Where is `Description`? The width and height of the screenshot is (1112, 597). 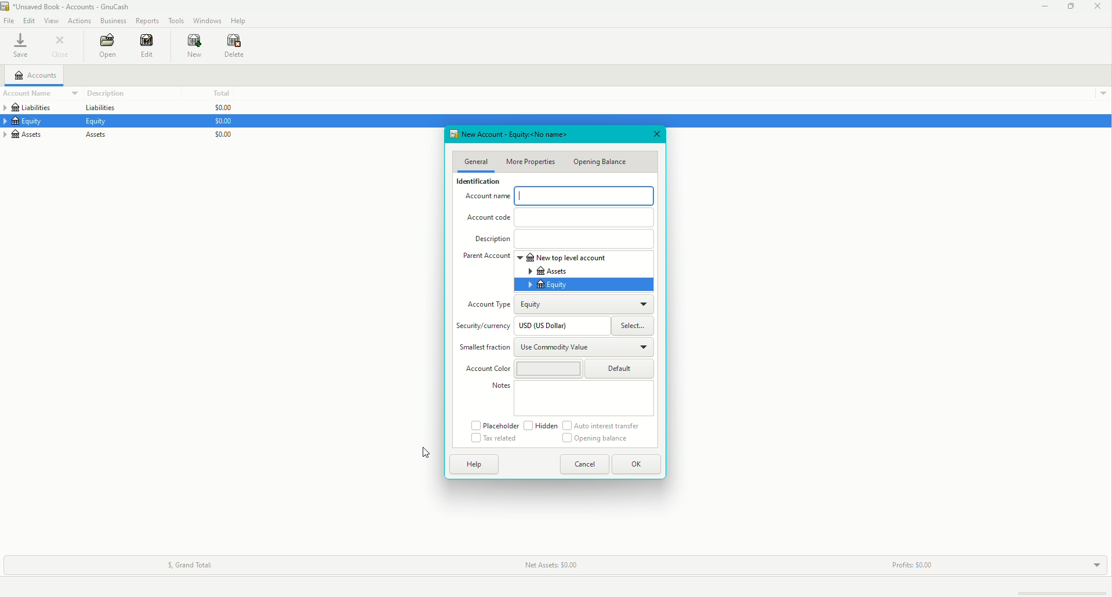 Description is located at coordinates (562, 238).